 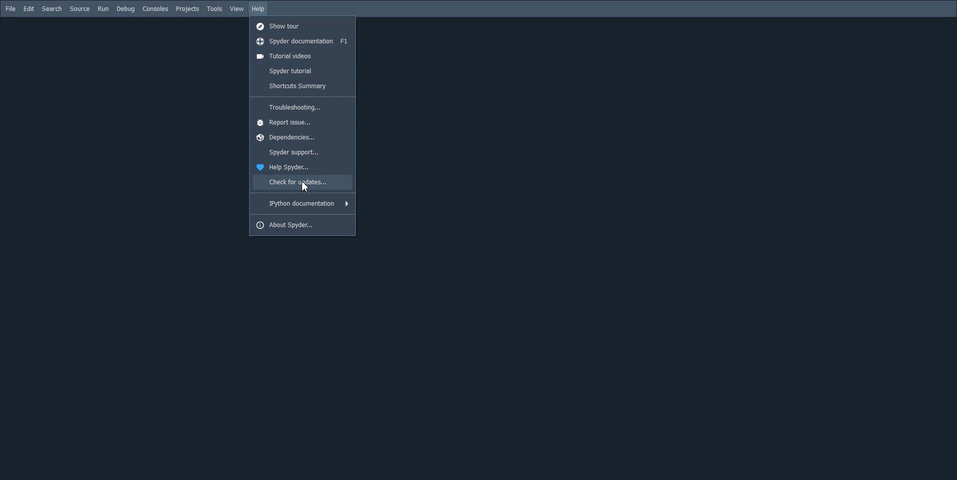 What do you see at coordinates (237, 8) in the screenshot?
I see `View` at bounding box center [237, 8].